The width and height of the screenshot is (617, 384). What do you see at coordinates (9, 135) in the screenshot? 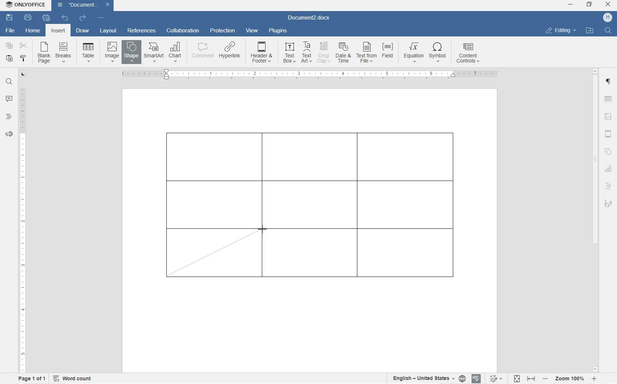
I see `feedback & support` at bounding box center [9, 135].